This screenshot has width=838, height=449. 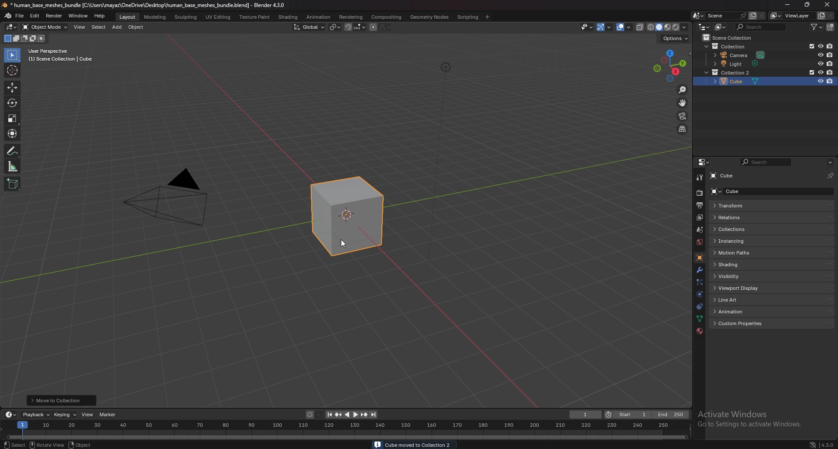 What do you see at coordinates (46, 444) in the screenshot?
I see `rotate view` at bounding box center [46, 444].